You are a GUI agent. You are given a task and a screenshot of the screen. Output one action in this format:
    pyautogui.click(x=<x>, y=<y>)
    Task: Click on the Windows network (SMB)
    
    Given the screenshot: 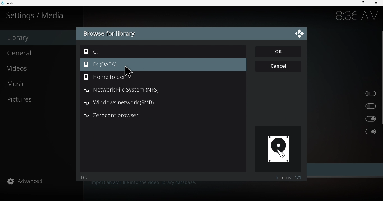 What is the action you would take?
    pyautogui.click(x=161, y=102)
    